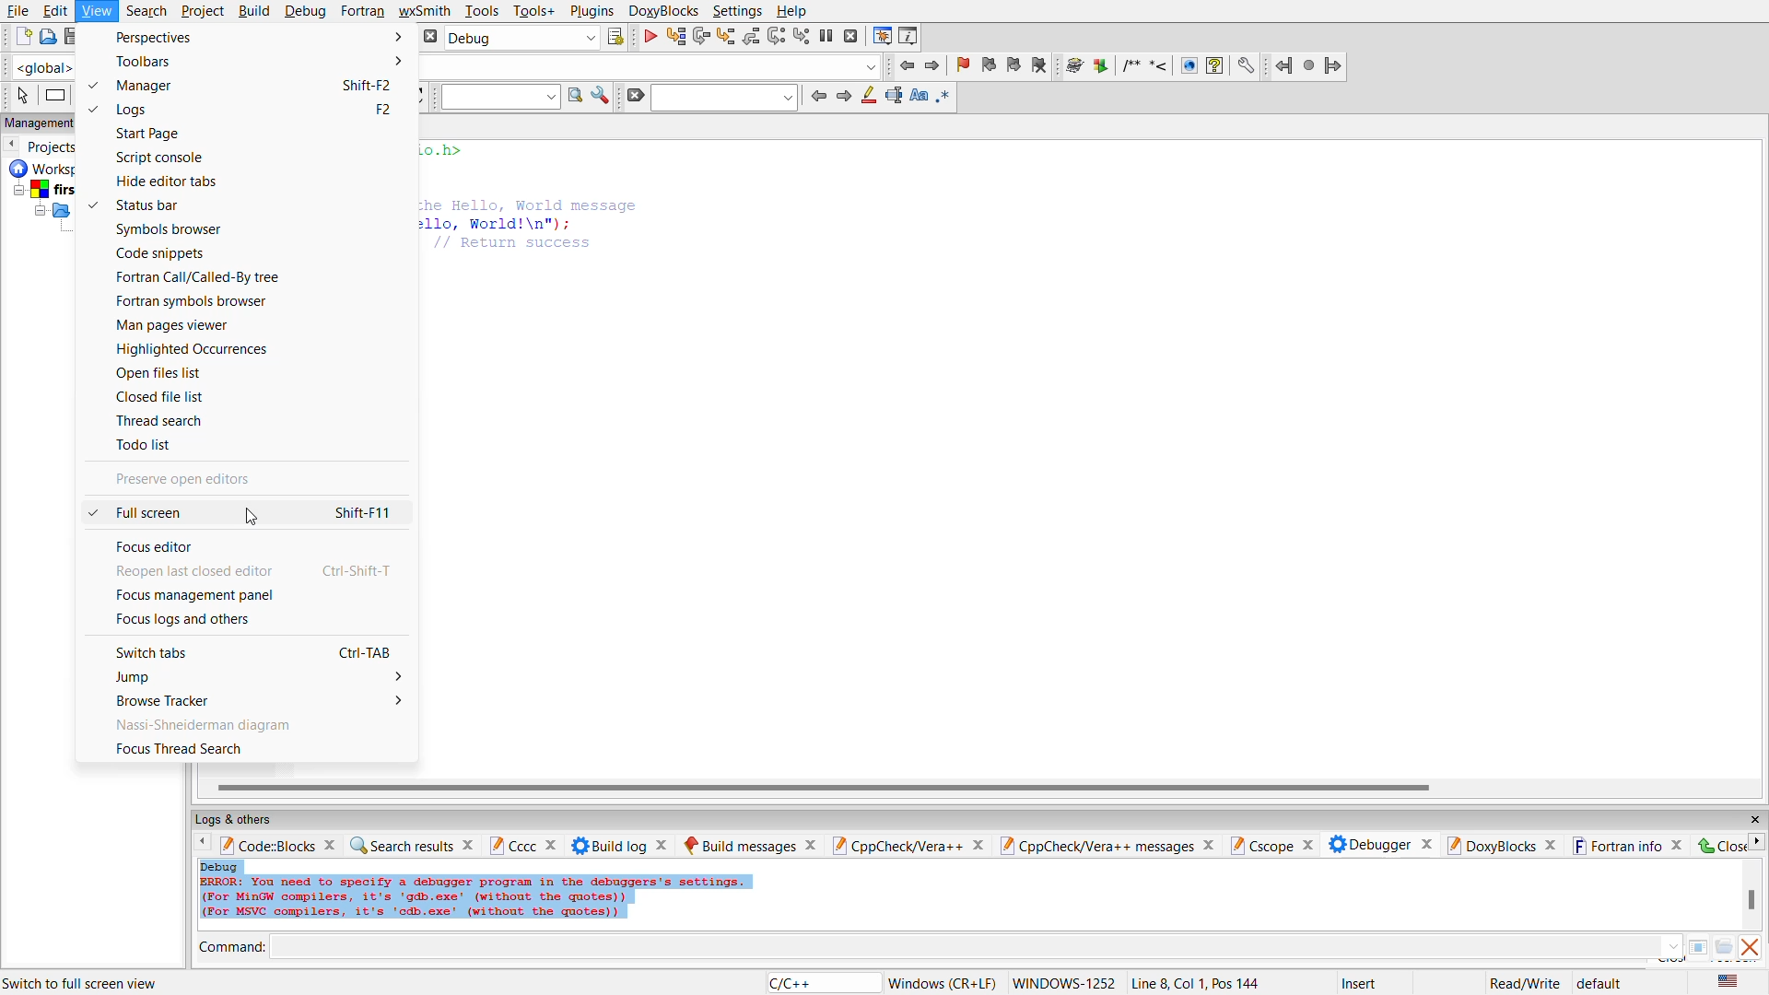  Describe the element at coordinates (740, 11) in the screenshot. I see `settings` at that location.